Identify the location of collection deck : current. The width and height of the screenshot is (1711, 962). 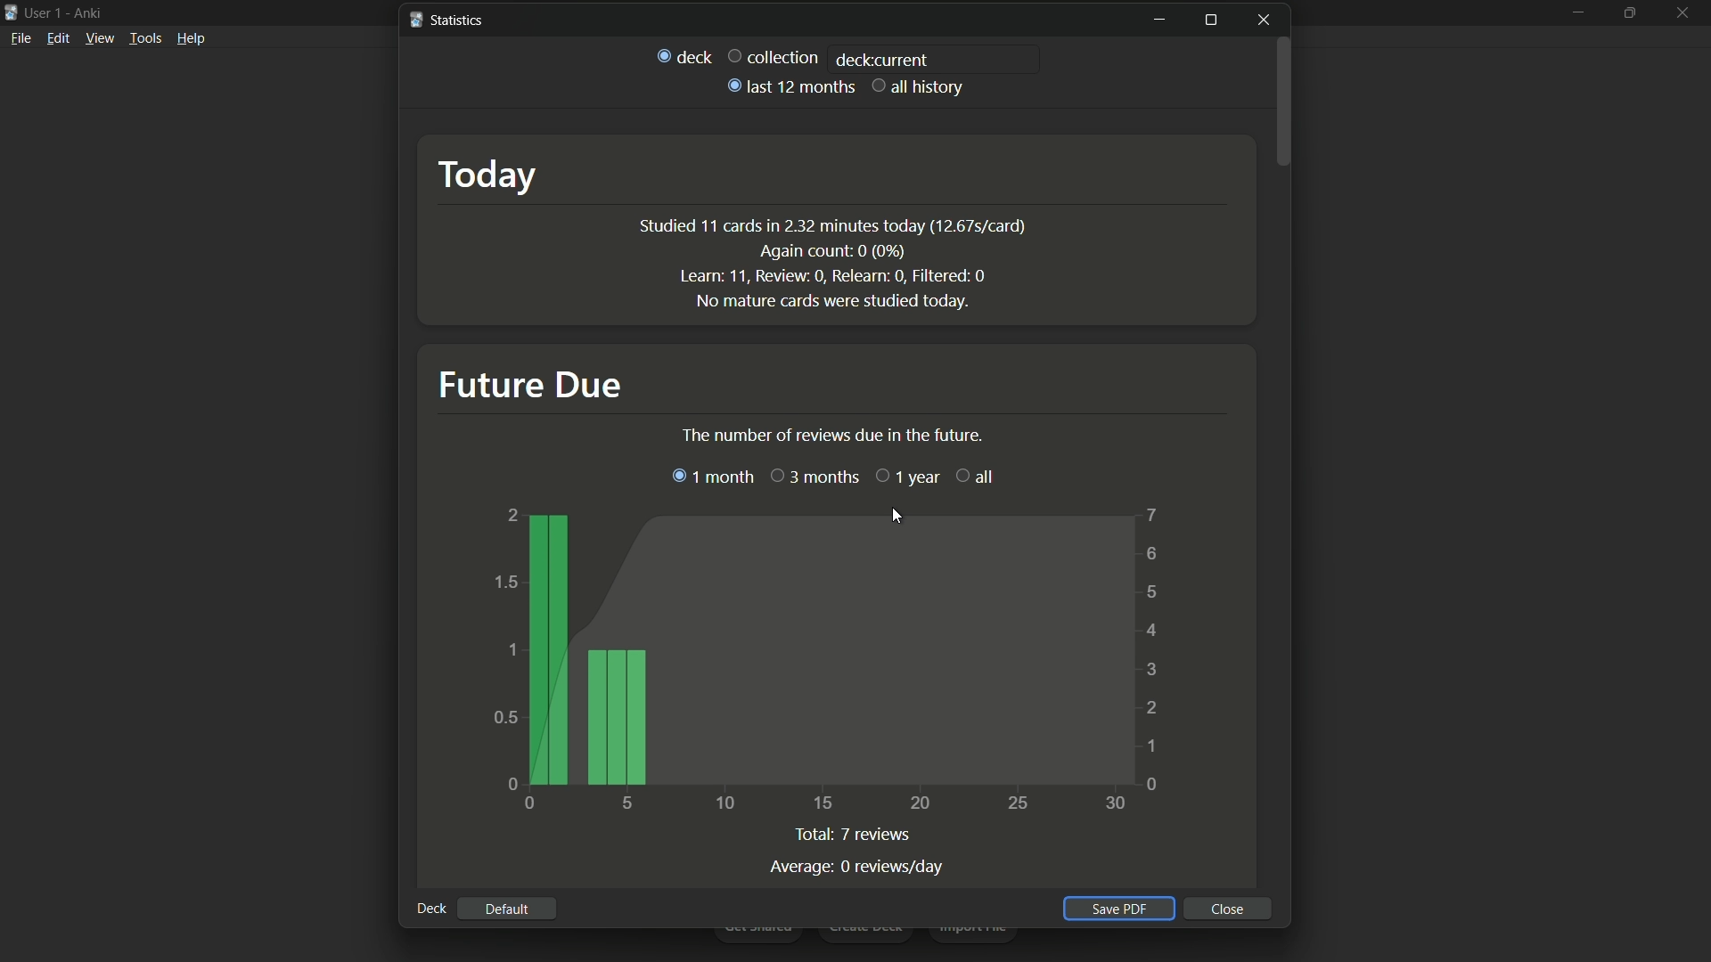
(826, 58).